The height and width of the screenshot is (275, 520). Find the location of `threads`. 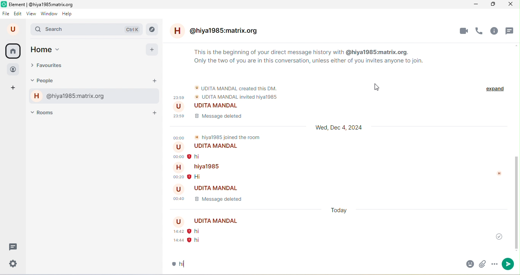

threads is located at coordinates (511, 31).